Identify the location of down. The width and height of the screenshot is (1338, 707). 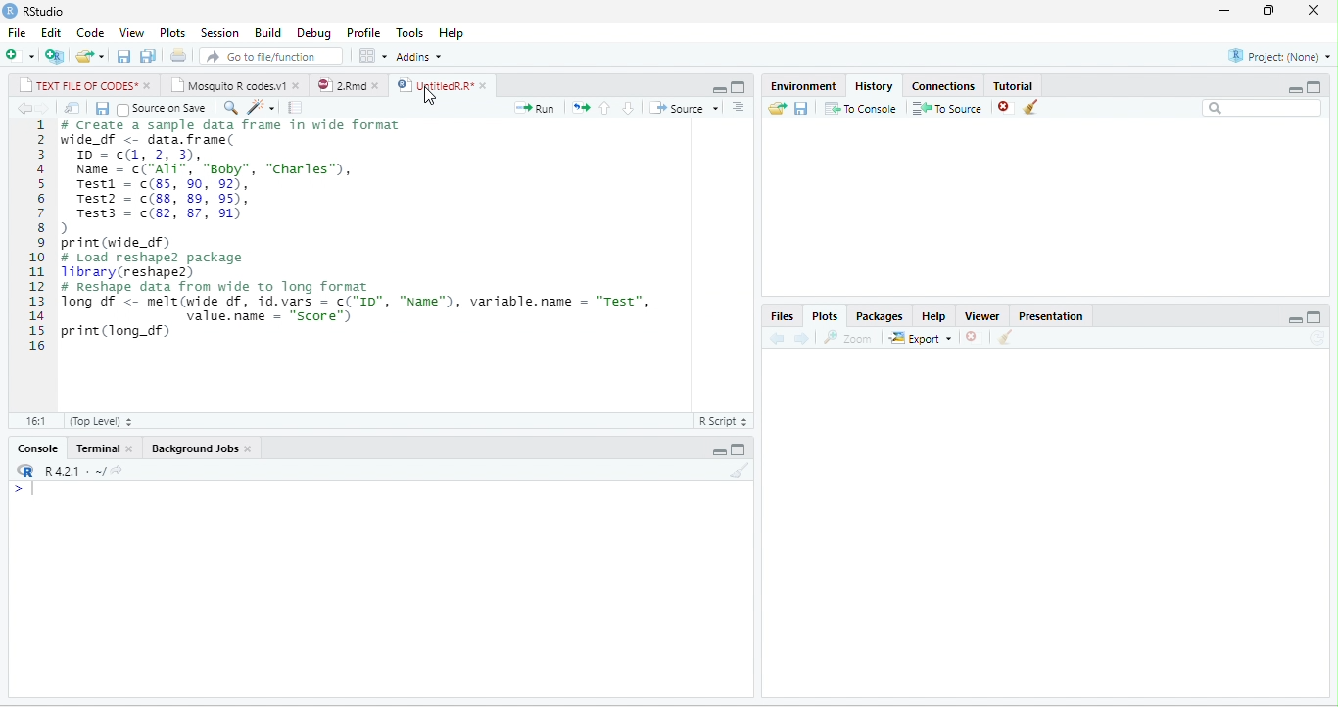
(629, 108).